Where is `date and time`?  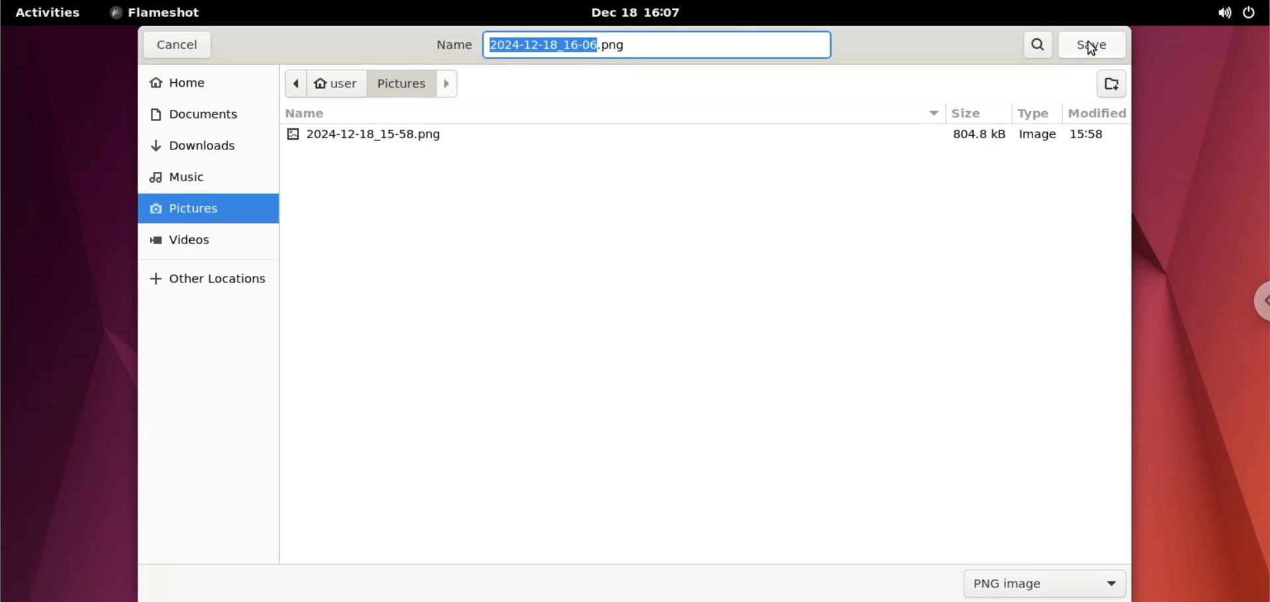 date and time is located at coordinates (642, 13).